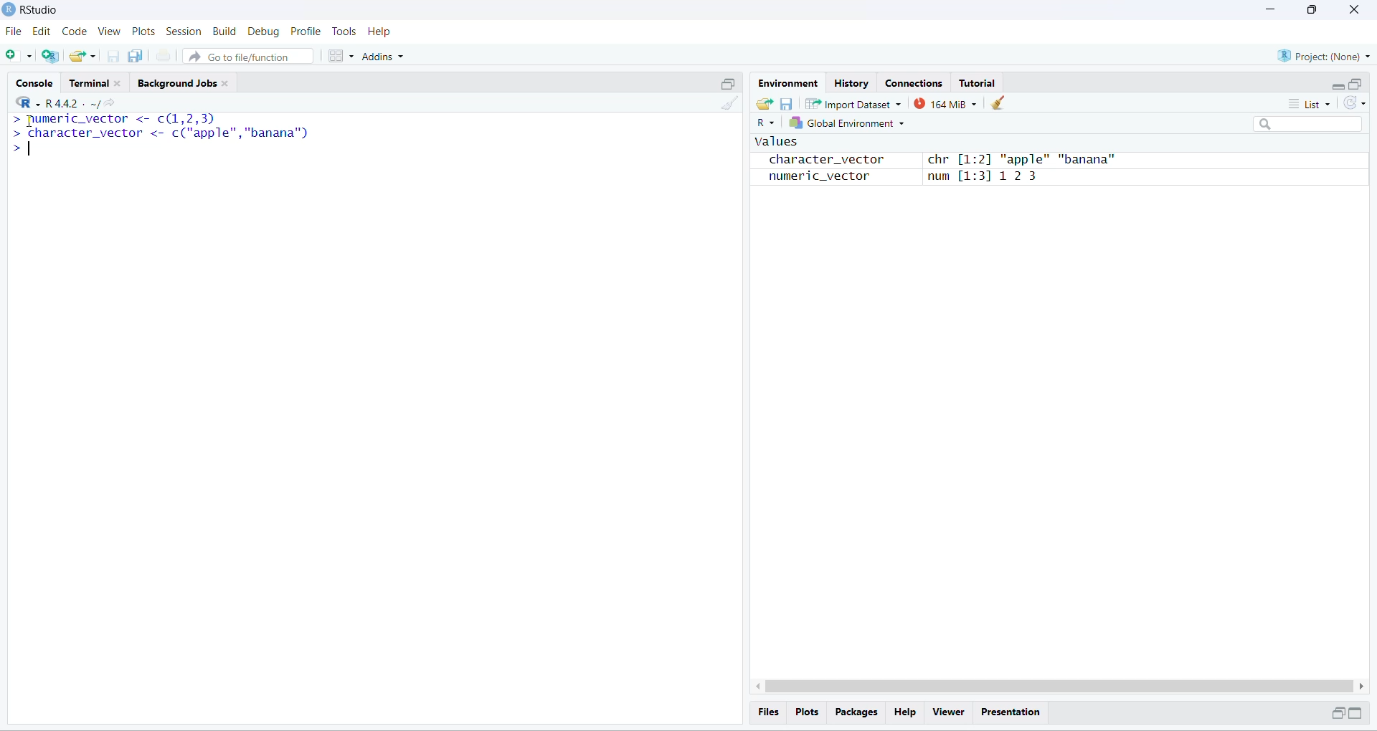 This screenshot has width=1377, height=731. Describe the element at coordinates (186, 82) in the screenshot. I see `Background Jobs` at that location.